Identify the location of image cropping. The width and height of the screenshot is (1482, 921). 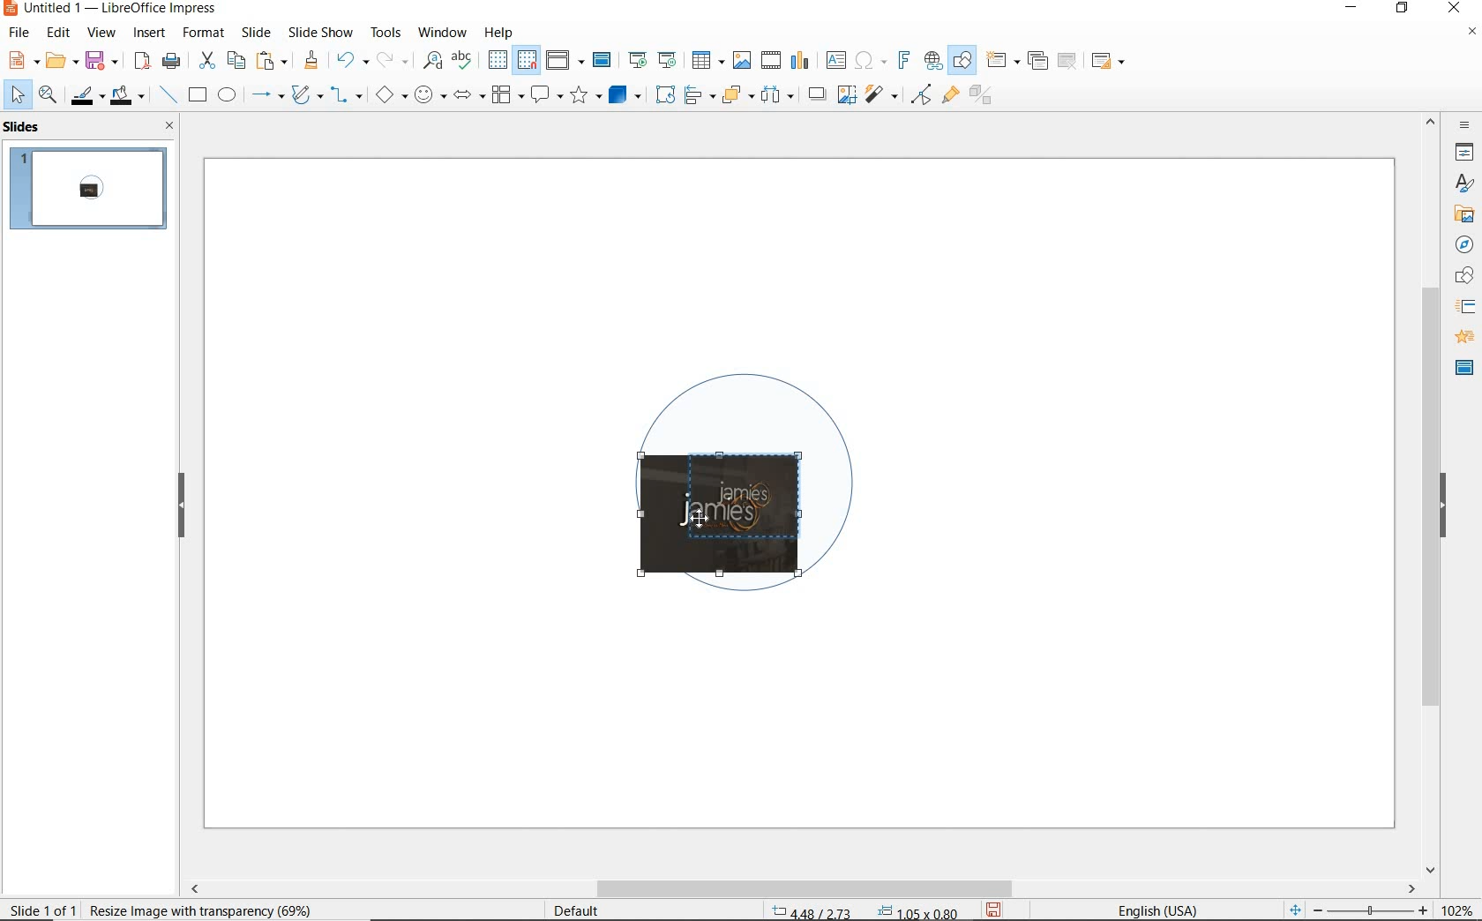
(726, 516).